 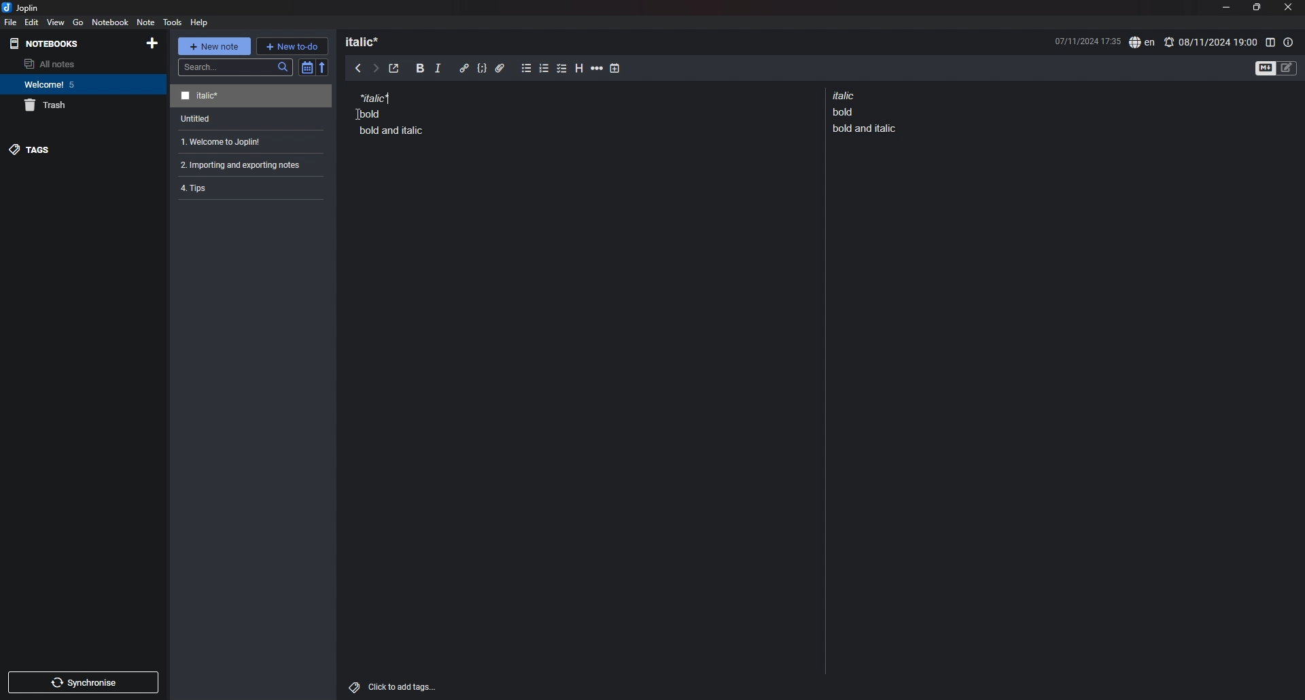 I want to click on spell check, so click(x=1142, y=43).